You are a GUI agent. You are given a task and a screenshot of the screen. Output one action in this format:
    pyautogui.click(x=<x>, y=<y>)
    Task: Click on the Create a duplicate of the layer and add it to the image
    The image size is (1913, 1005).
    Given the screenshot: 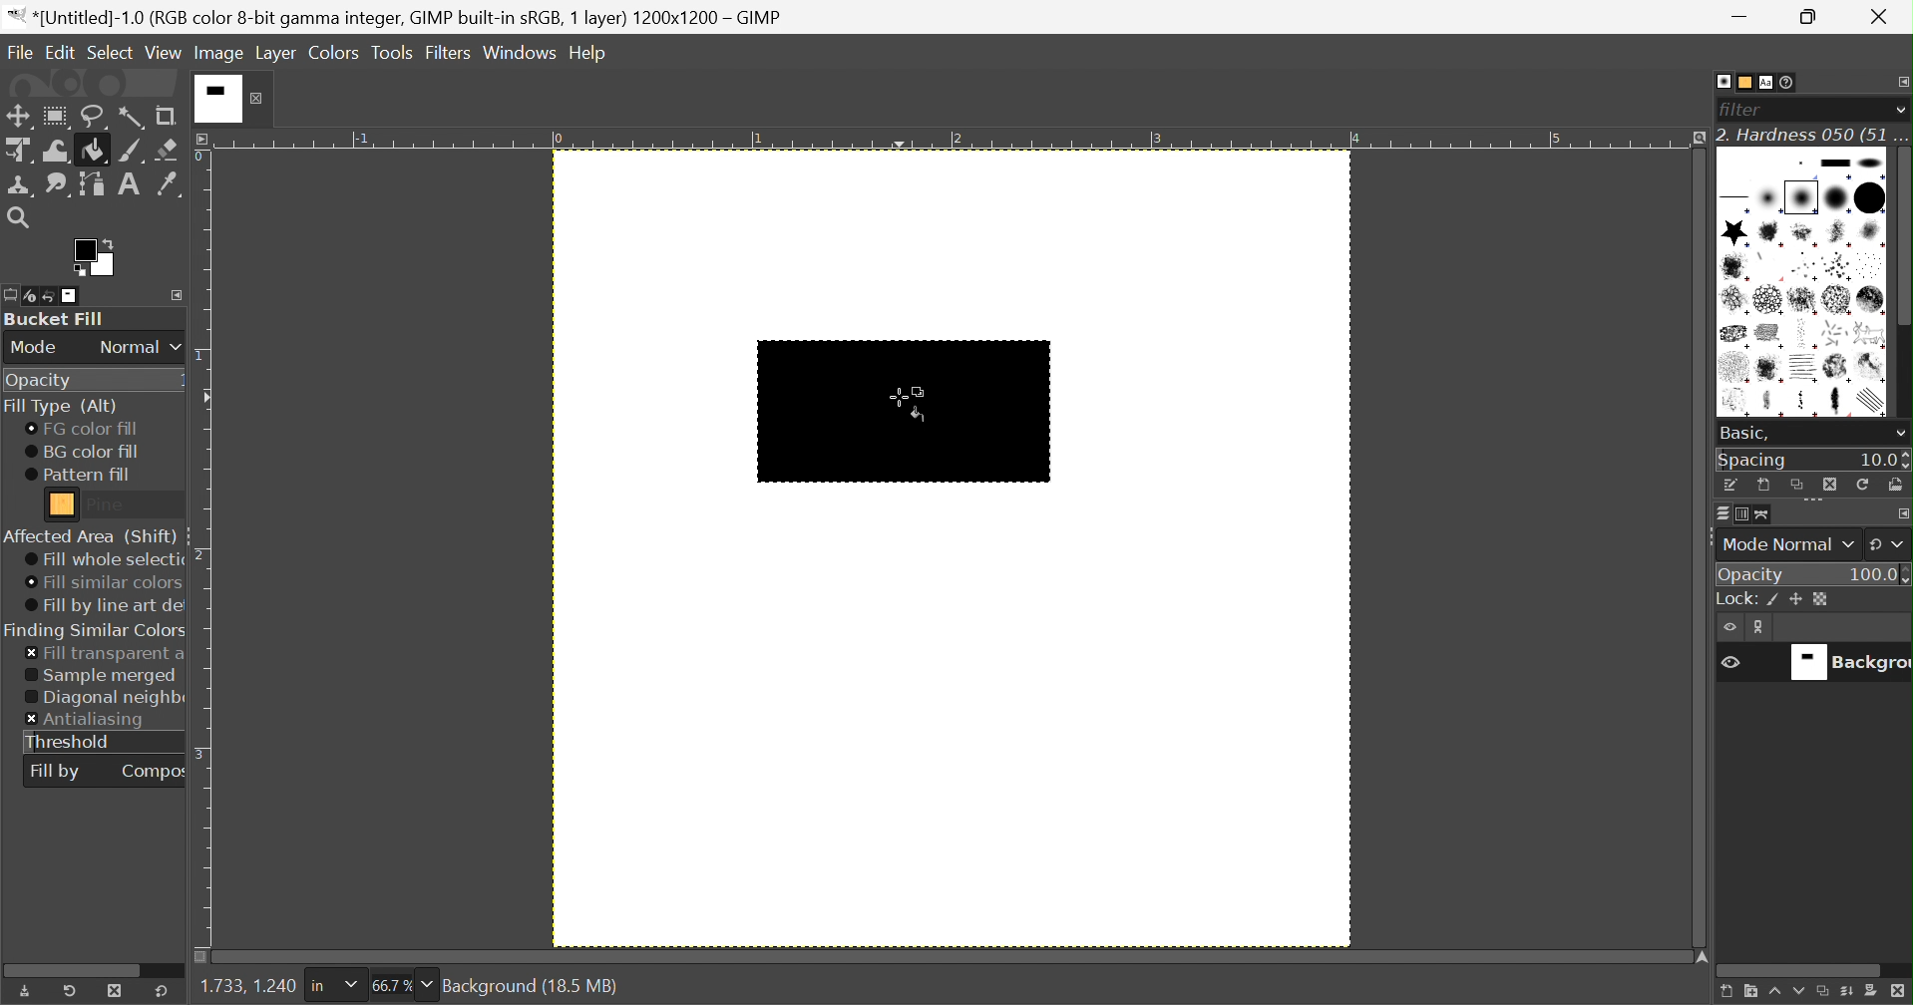 What is the action you would take?
    pyautogui.click(x=1823, y=993)
    